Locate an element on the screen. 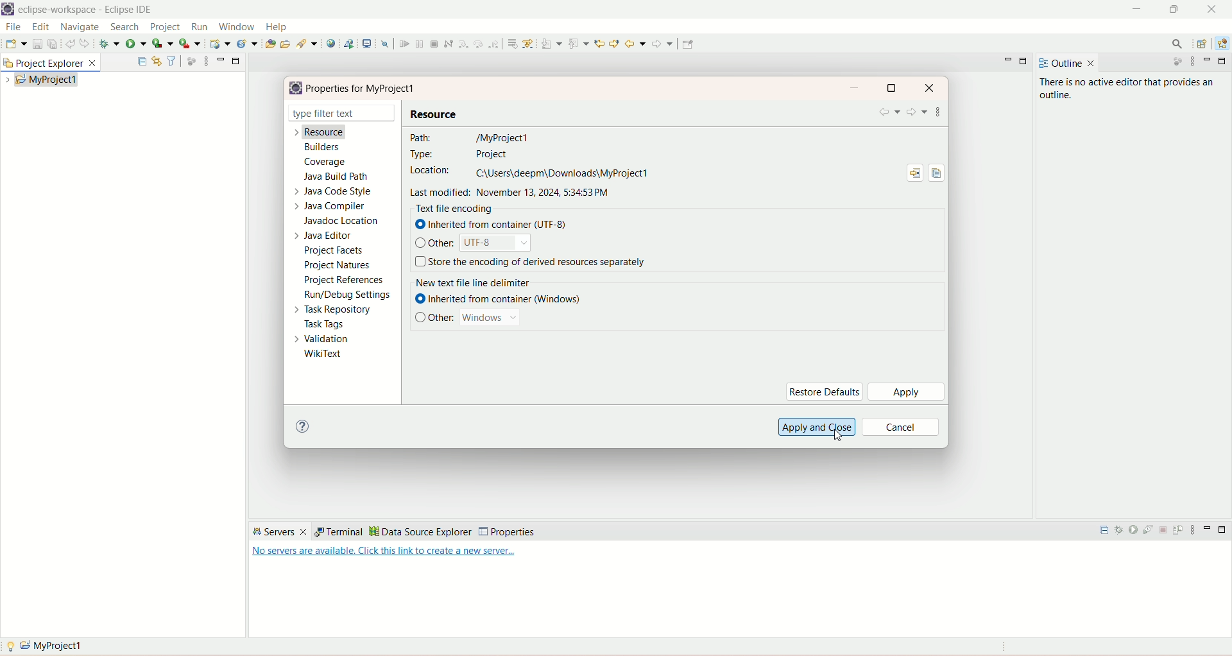  minimize is located at coordinates (857, 89).